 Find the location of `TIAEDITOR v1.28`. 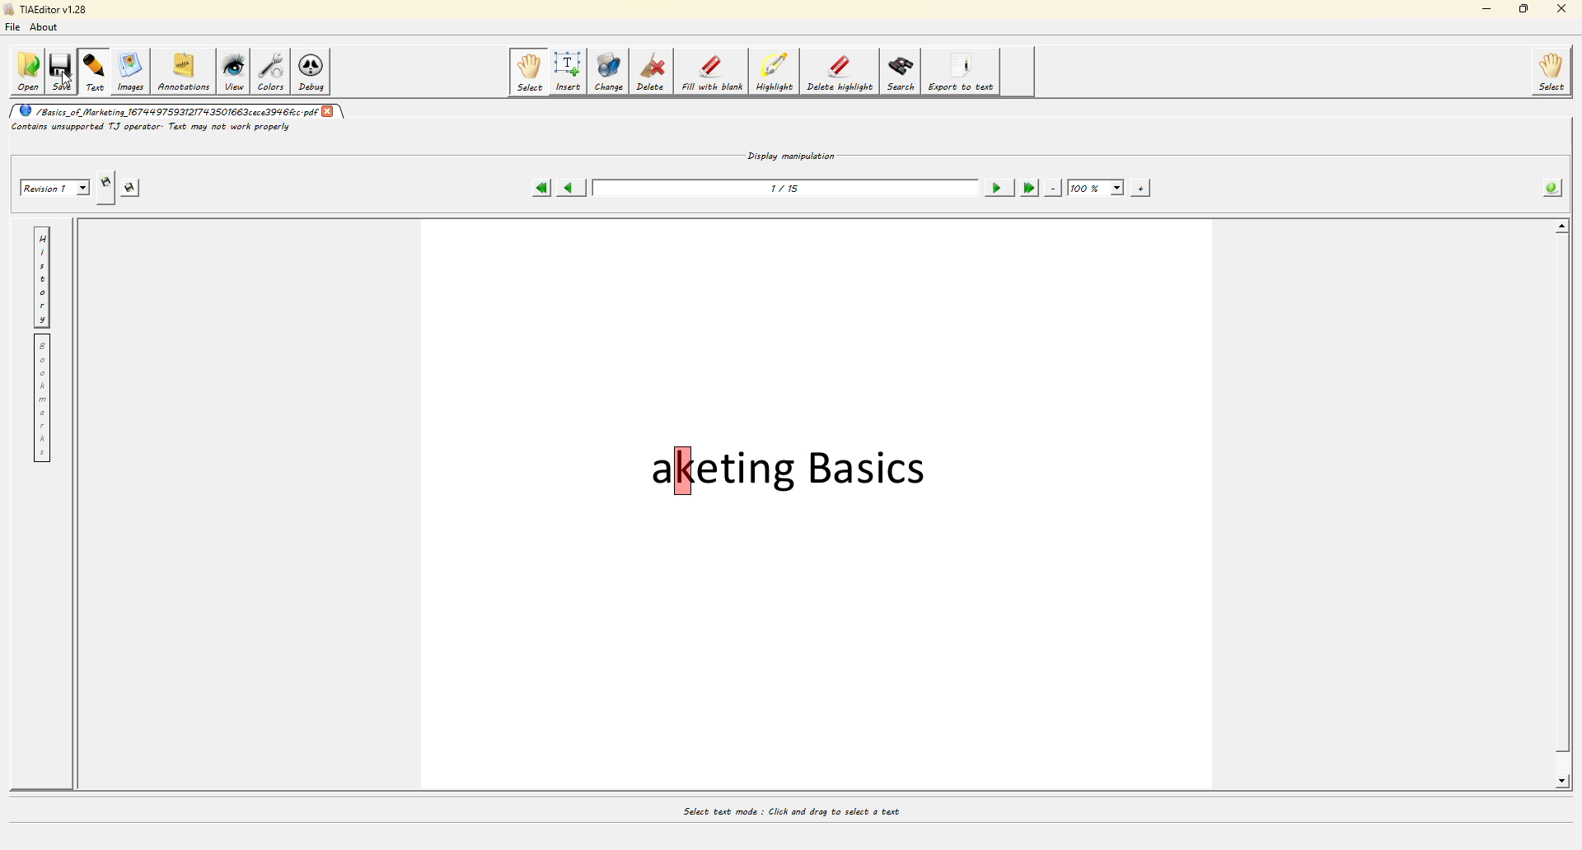

TIAEDITOR v1.28 is located at coordinates (44, 11).